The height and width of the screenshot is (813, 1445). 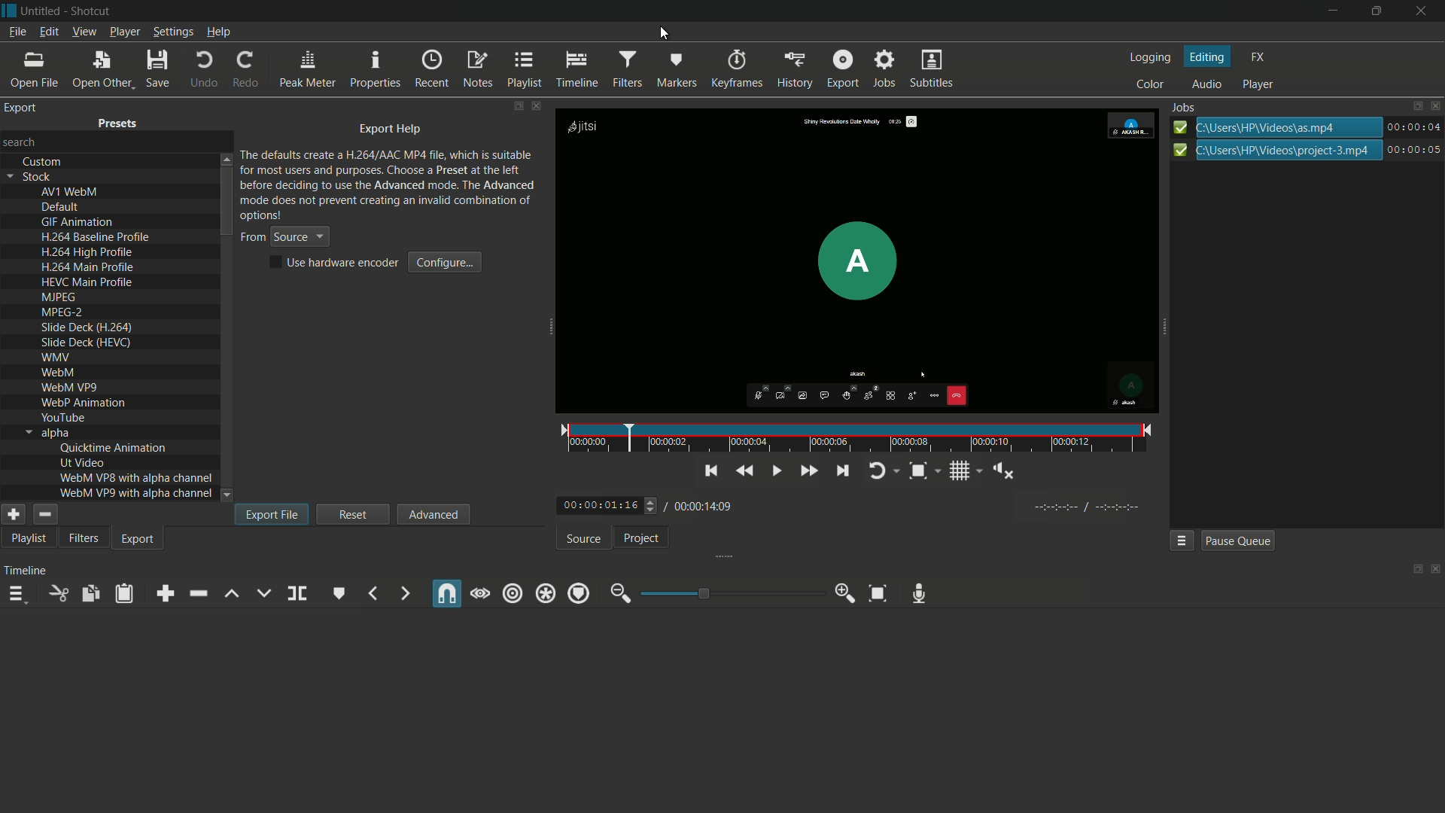 What do you see at coordinates (20, 596) in the screenshot?
I see `timeline menu` at bounding box center [20, 596].